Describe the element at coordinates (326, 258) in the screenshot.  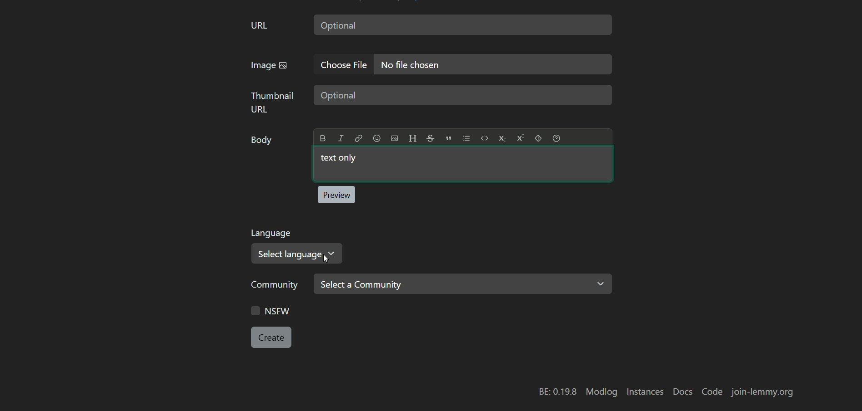
I see `cursor` at that location.